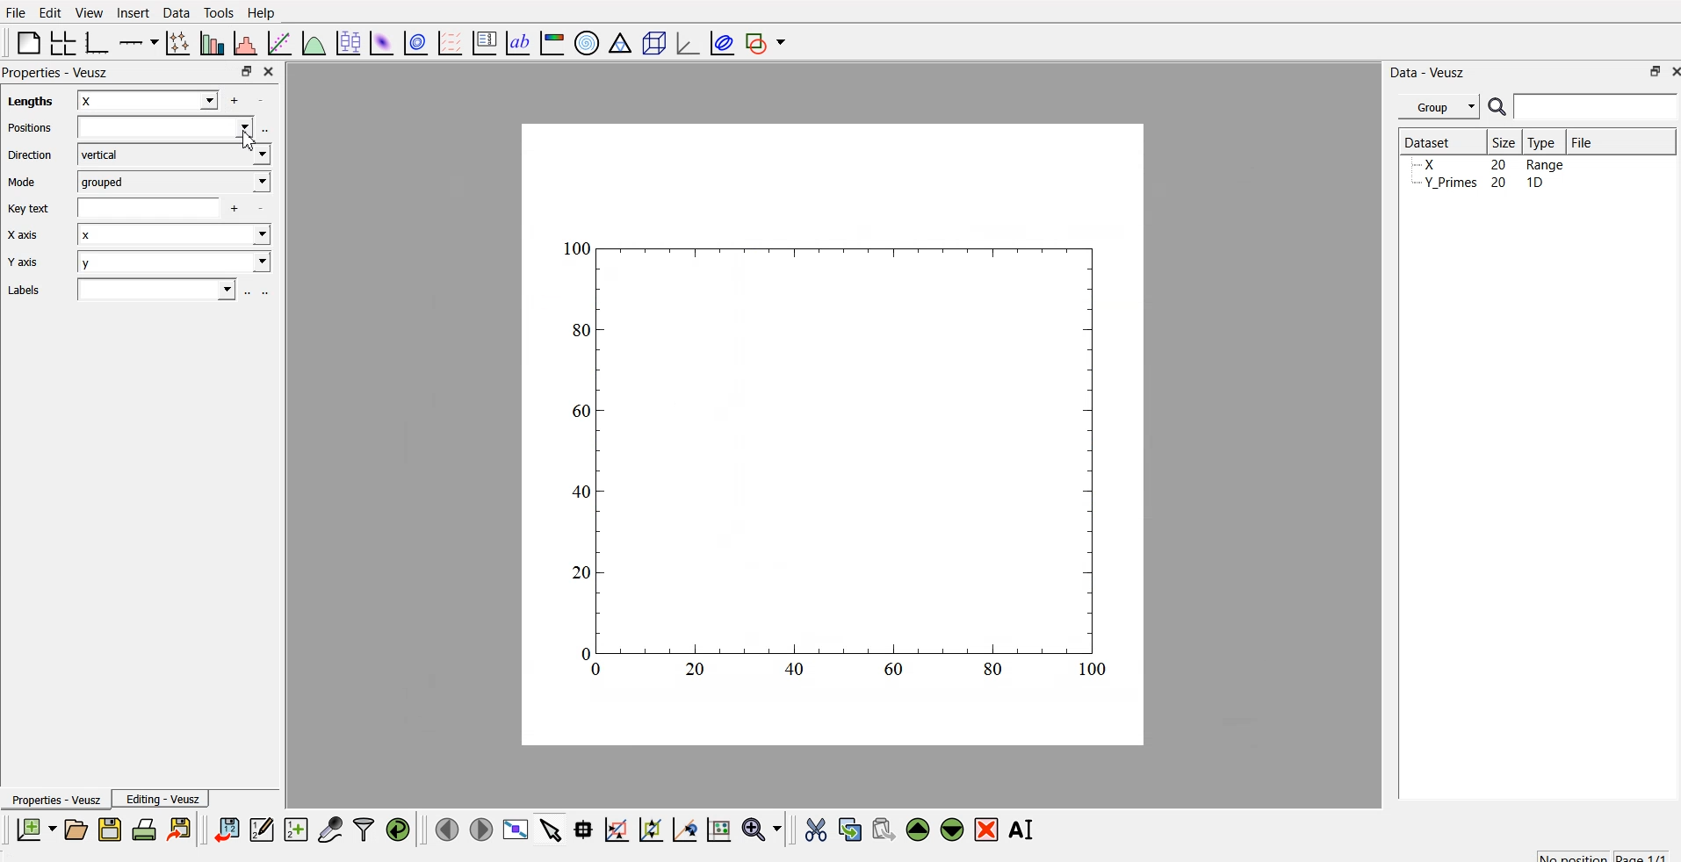 This screenshot has width=1681, height=862. Describe the element at coordinates (267, 70) in the screenshot. I see `close` at that location.